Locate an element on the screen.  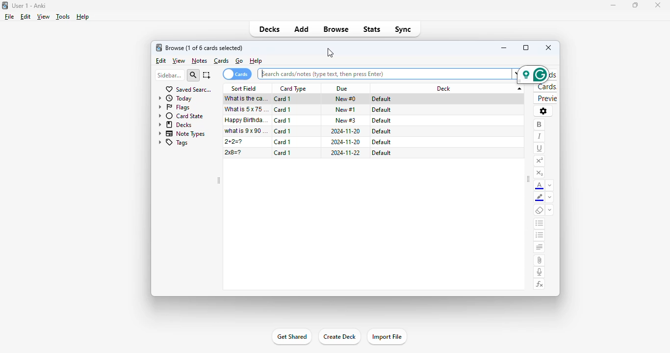
equations is located at coordinates (540, 284).